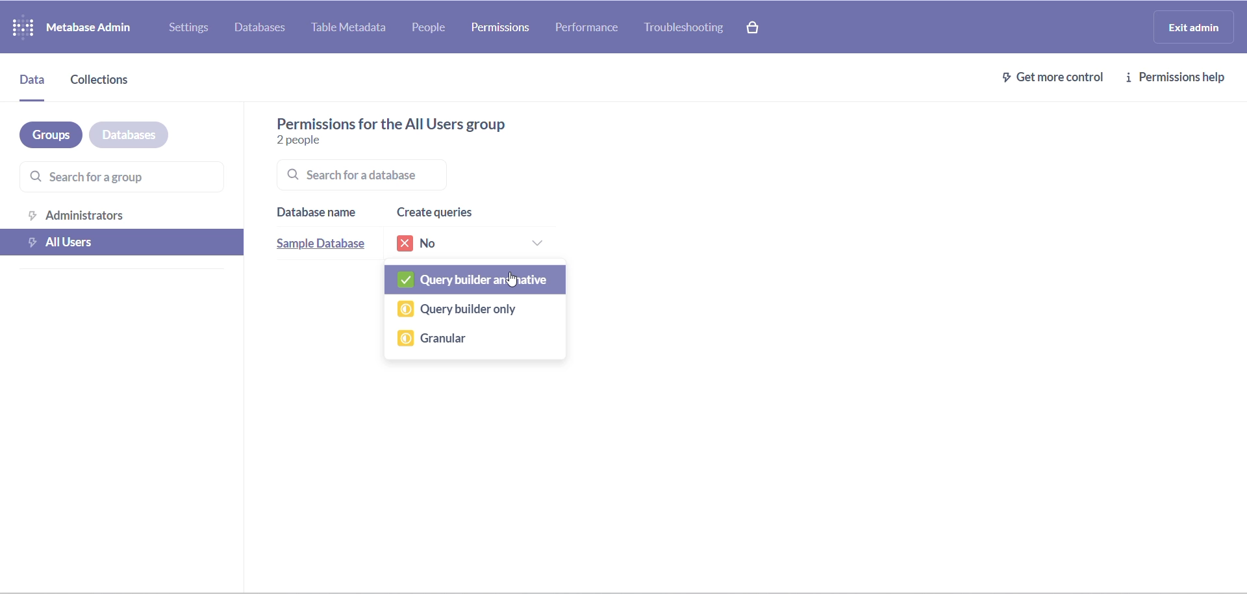  I want to click on get more control, so click(1045, 79).